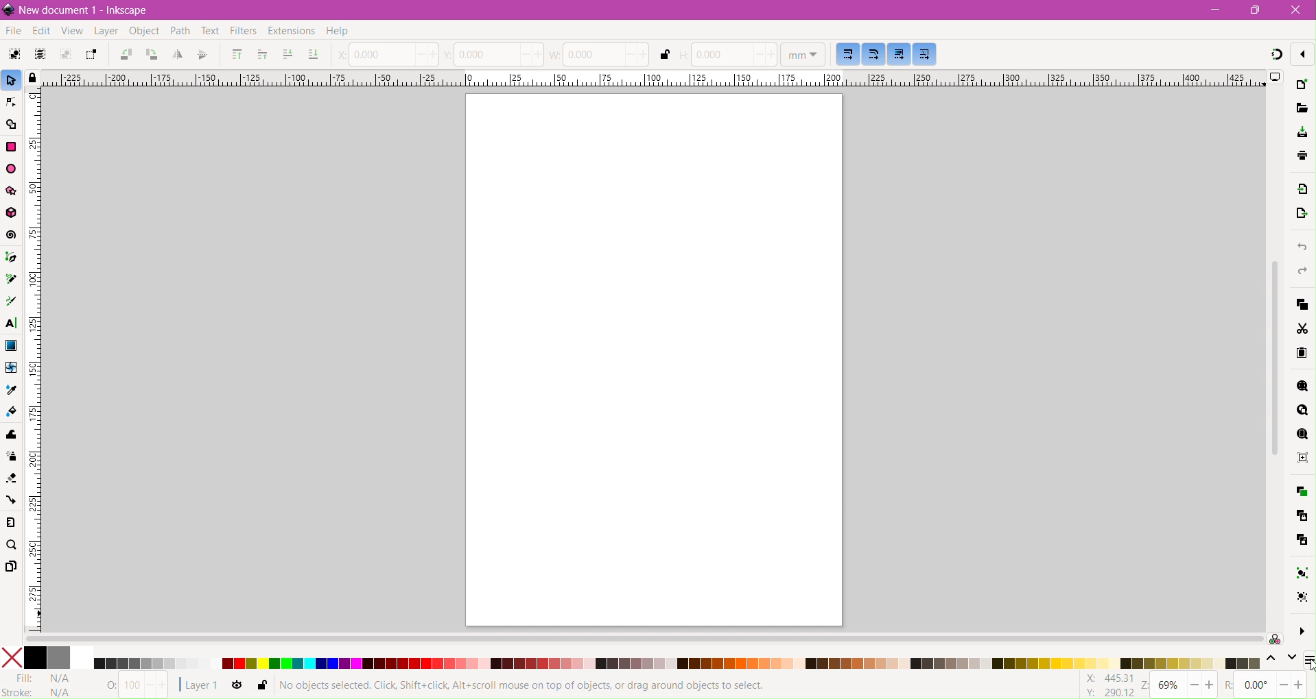  Describe the element at coordinates (874, 53) in the screenshot. I see `When scaling rectangles, scale the radii of rounded corners` at that location.